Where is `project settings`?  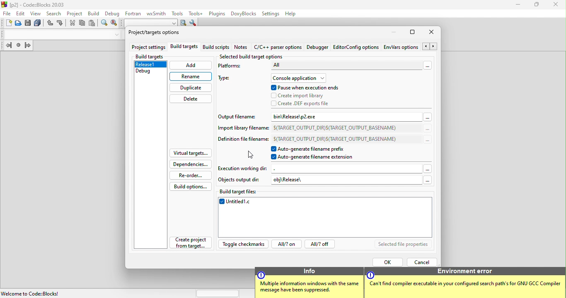
project settings is located at coordinates (148, 48).